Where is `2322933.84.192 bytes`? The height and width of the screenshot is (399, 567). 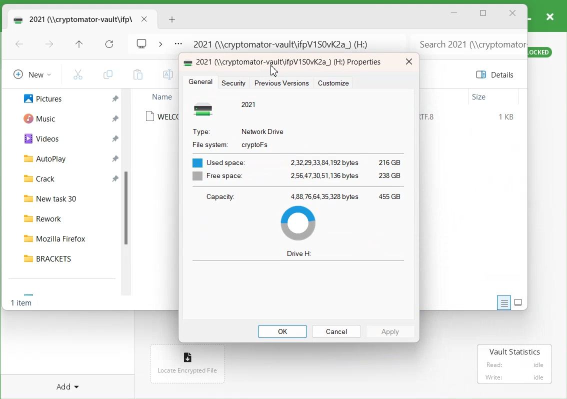 2322933.84.192 bytes is located at coordinates (324, 161).